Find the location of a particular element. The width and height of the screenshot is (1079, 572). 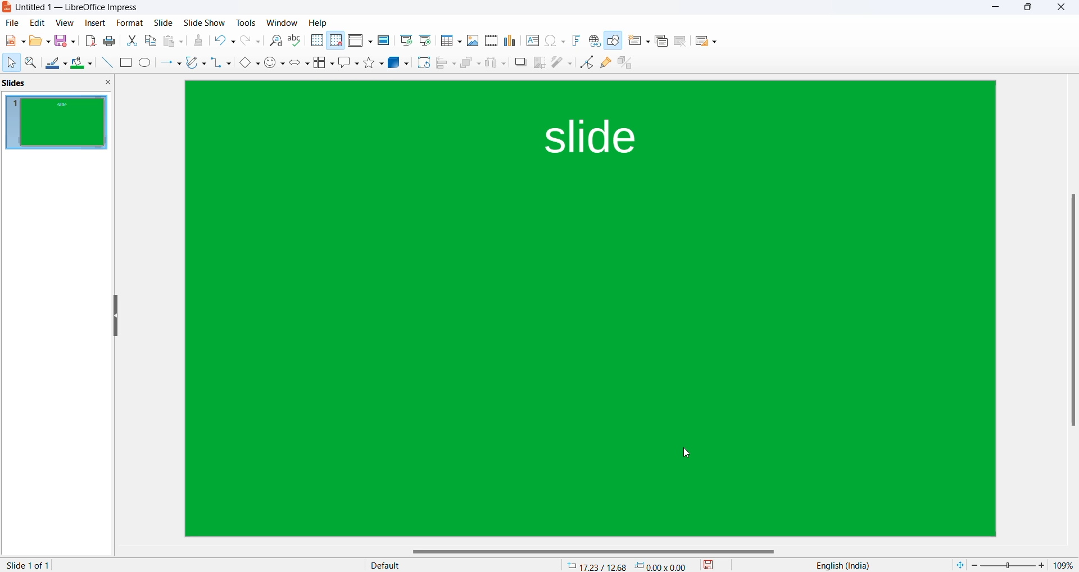

toggle end point edit mode is located at coordinates (587, 62).